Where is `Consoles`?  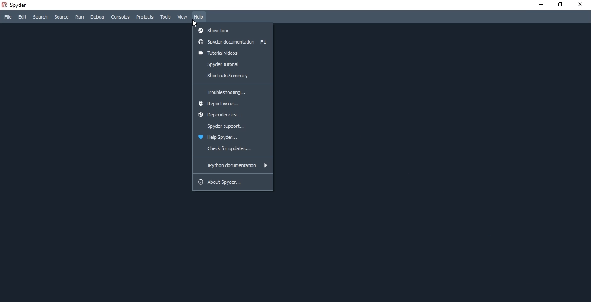
Consoles is located at coordinates (120, 18).